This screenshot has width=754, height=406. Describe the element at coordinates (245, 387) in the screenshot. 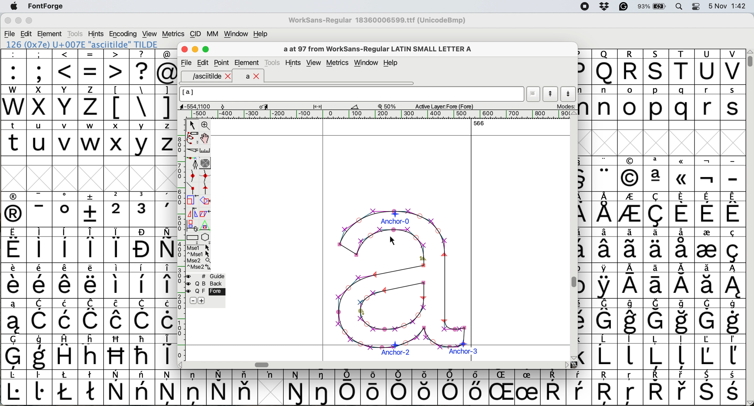

I see `symbol` at that location.